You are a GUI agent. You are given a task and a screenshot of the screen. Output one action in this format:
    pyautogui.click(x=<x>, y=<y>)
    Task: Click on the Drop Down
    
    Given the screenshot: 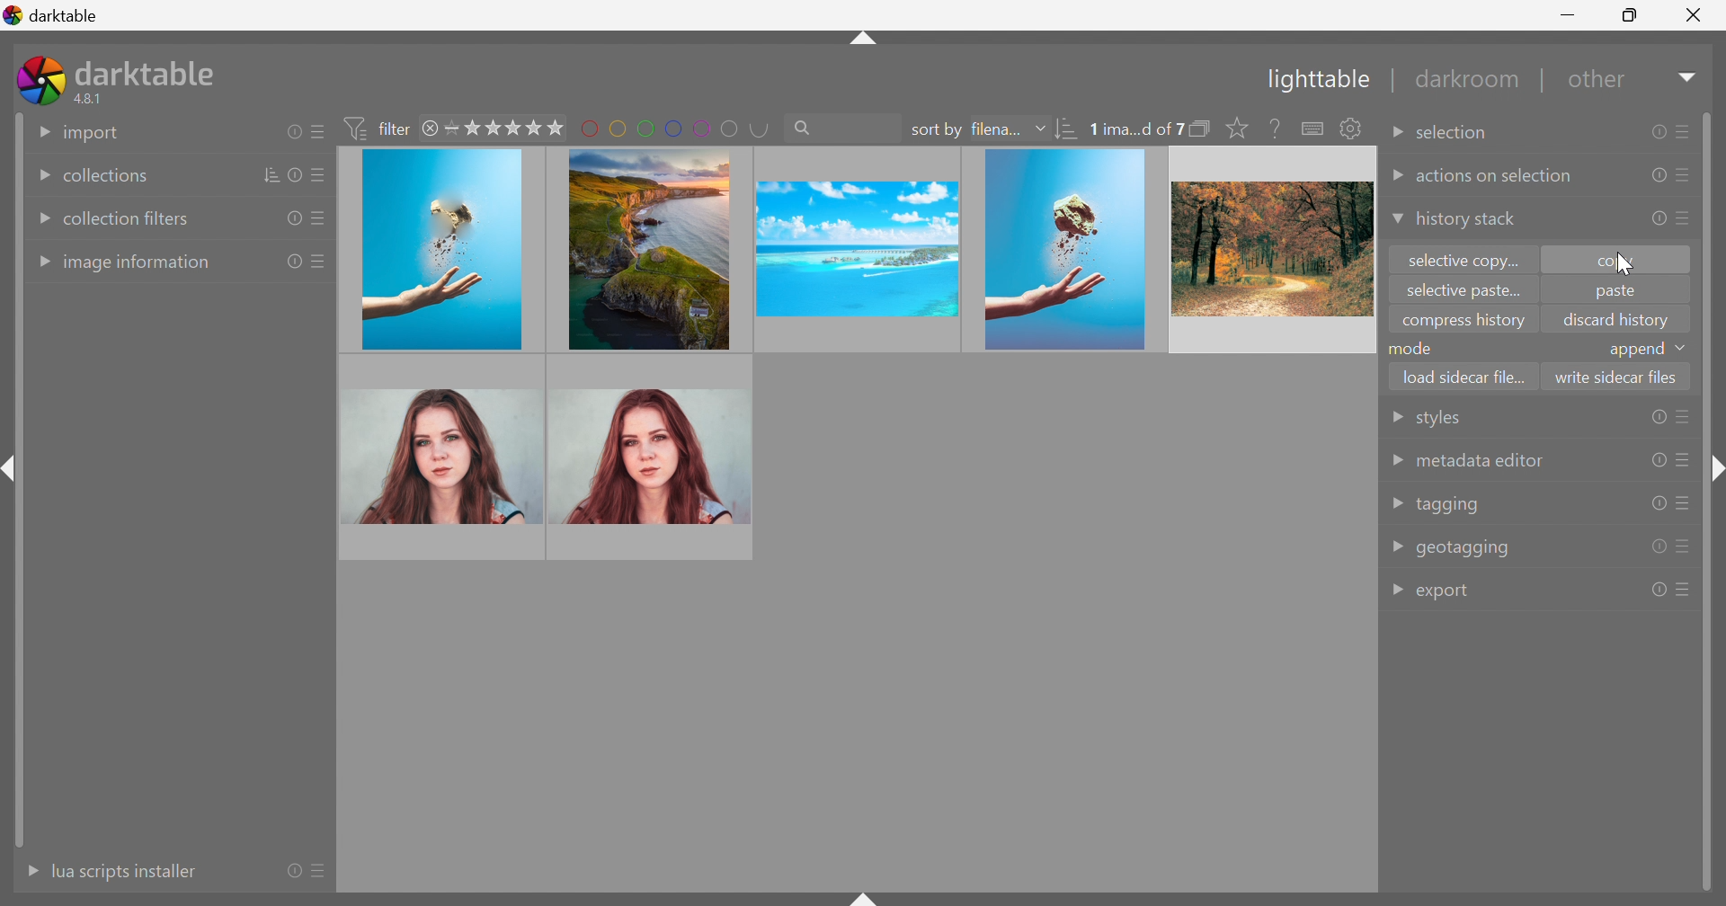 What is the action you would take?
    pyautogui.click(x=1394, y=220)
    